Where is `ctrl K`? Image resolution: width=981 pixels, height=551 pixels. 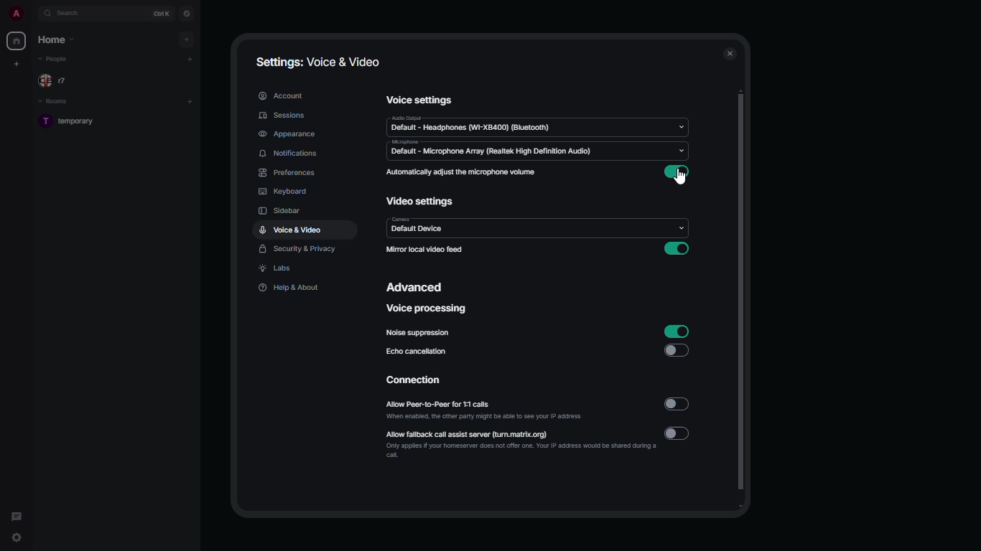 ctrl K is located at coordinates (162, 14).